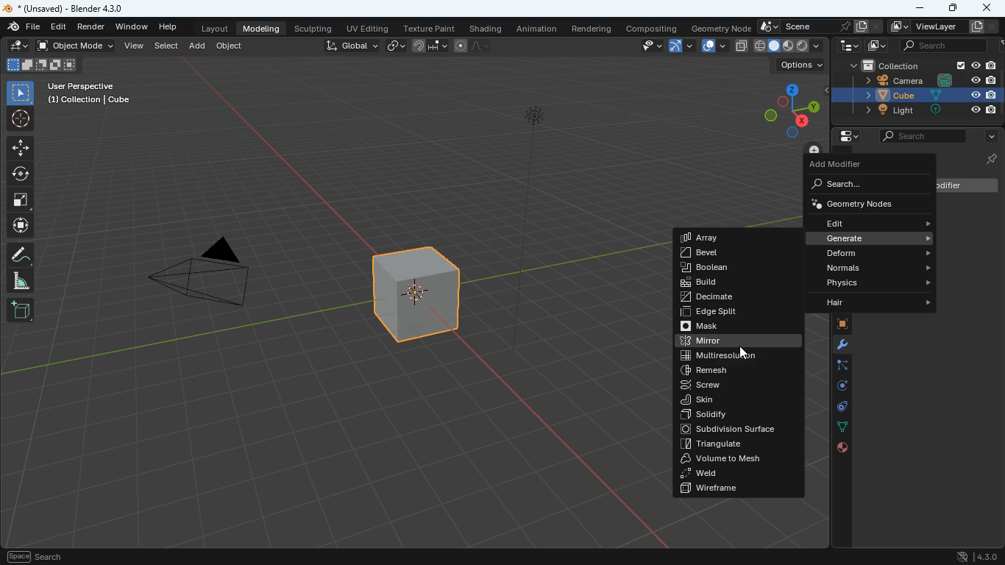 This screenshot has width=1005, height=565. What do you see at coordinates (876, 238) in the screenshot?
I see `generate` at bounding box center [876, 238].